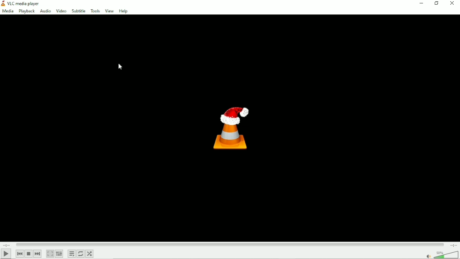 The image size is (460, 259). Describe the element at coordinates (437, 4) in the screenshot. I see `Restore down` at that location.